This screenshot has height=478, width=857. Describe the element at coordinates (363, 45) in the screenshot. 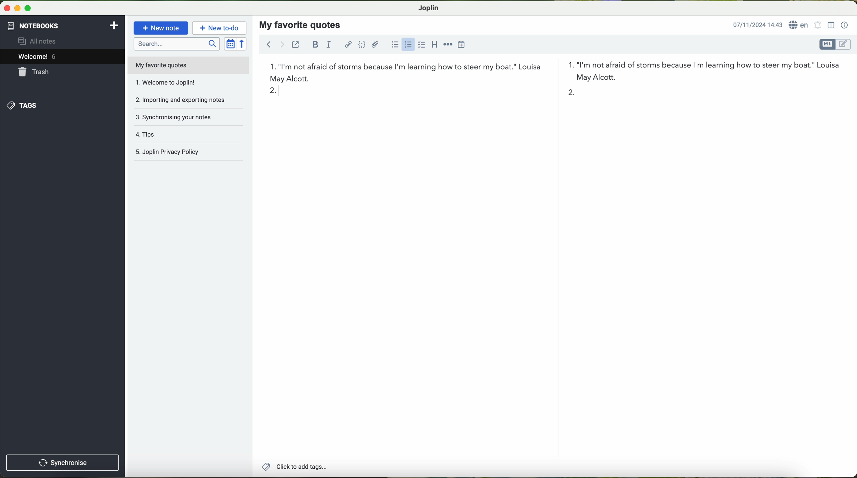

I see `code` at that location.